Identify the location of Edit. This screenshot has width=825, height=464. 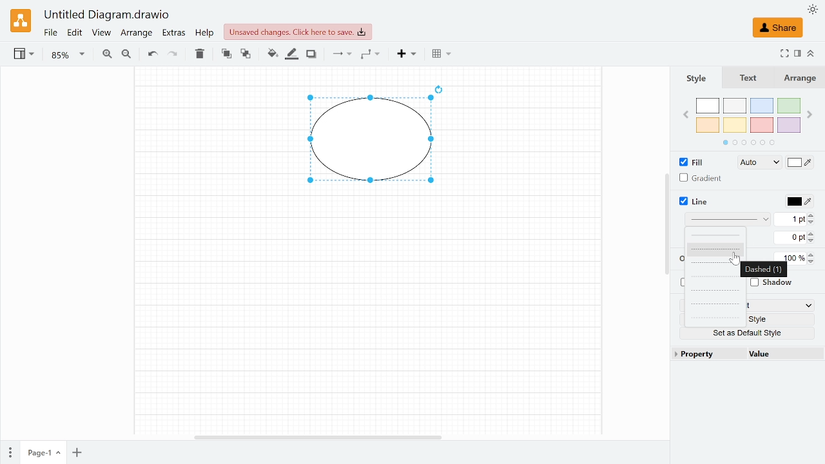
(74, 33).